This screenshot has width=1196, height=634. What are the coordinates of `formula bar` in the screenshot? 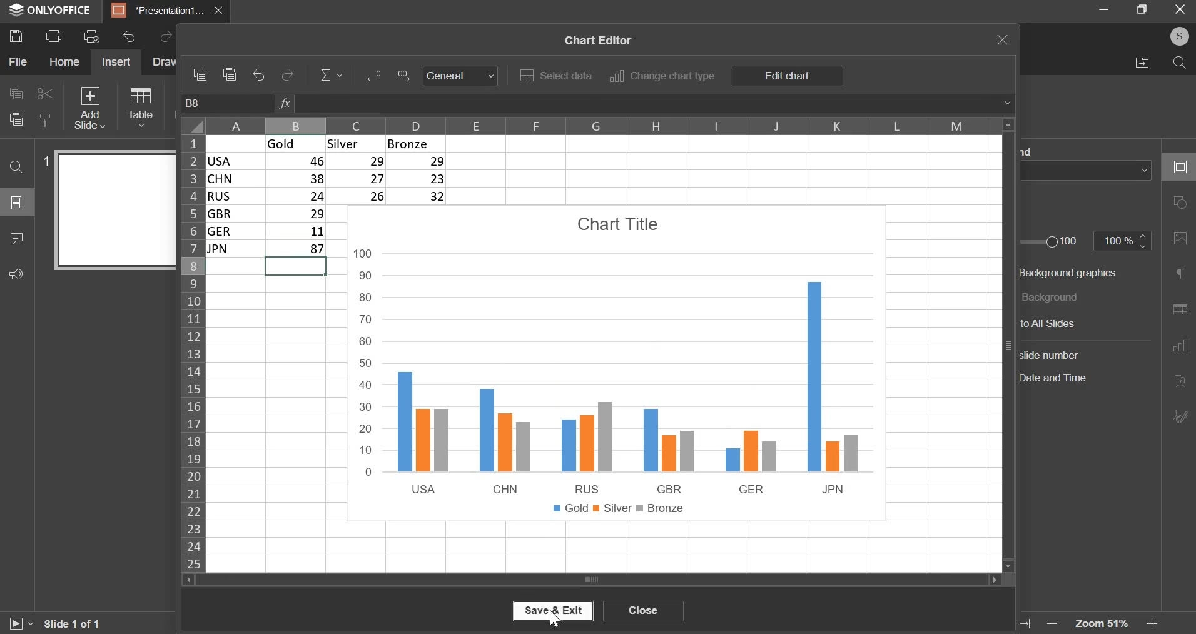 It's located at (647, 103).